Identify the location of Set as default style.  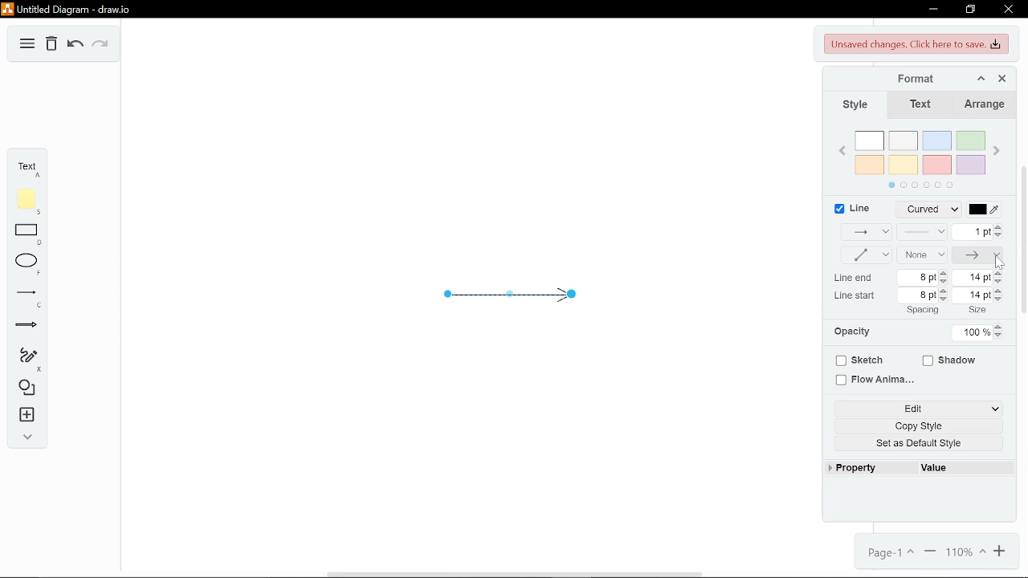
(917, 443).